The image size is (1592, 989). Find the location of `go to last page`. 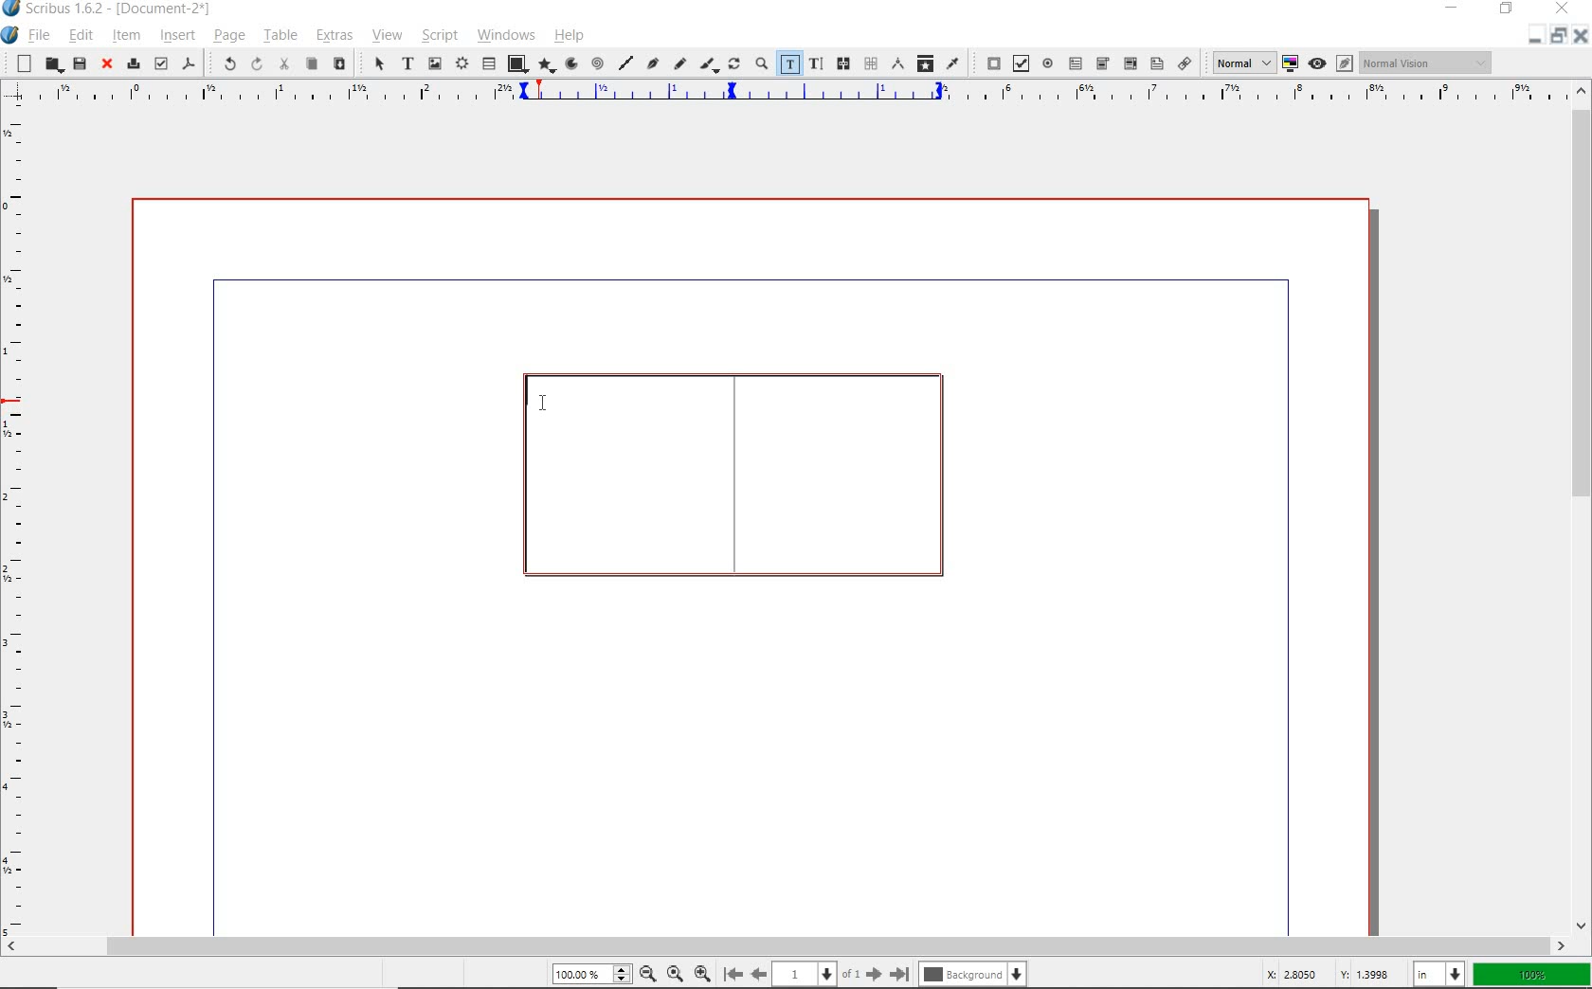

go to last page is located at coordinates (900, 971).